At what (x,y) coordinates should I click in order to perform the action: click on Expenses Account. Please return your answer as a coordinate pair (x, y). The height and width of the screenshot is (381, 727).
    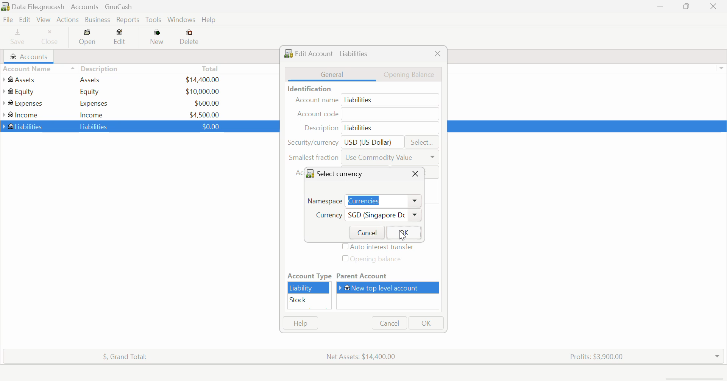
    Looking at the image, I should click on (22, 103).